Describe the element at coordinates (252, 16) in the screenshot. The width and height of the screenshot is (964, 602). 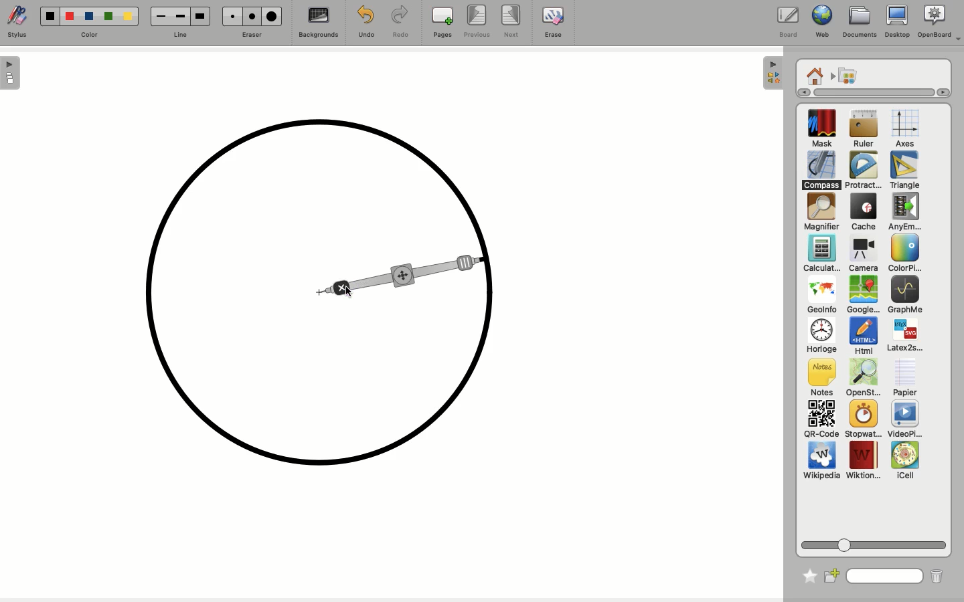
I see `eraser2` at that location.